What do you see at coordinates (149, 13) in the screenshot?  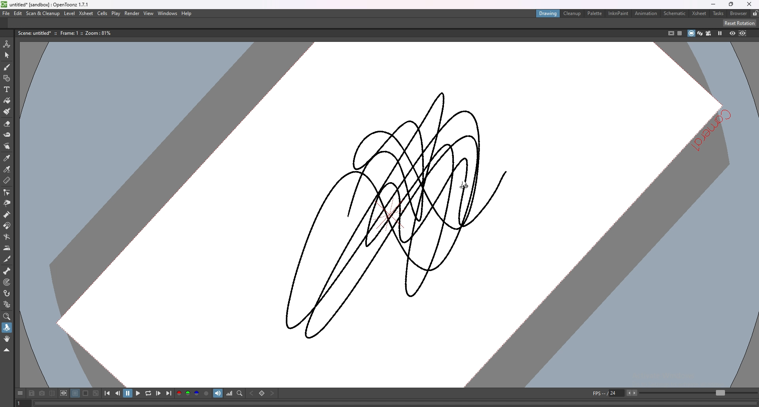 I see `view` at bounding box center [149, 13].